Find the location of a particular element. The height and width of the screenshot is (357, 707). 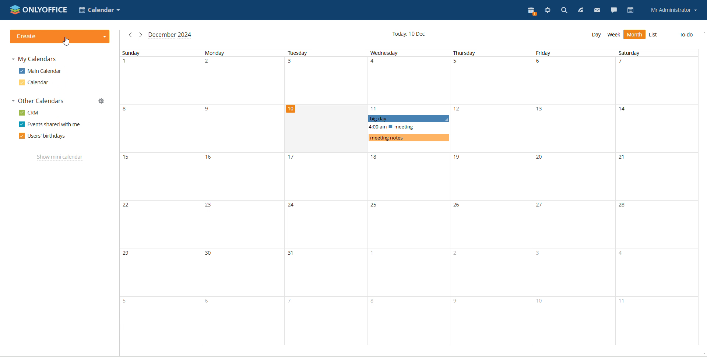

create is located at coordinates (61, 36).